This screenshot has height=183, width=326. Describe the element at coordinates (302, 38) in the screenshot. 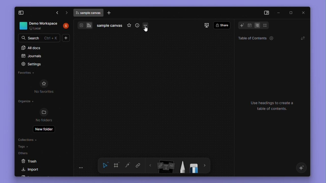

I see `arrange` at that location.